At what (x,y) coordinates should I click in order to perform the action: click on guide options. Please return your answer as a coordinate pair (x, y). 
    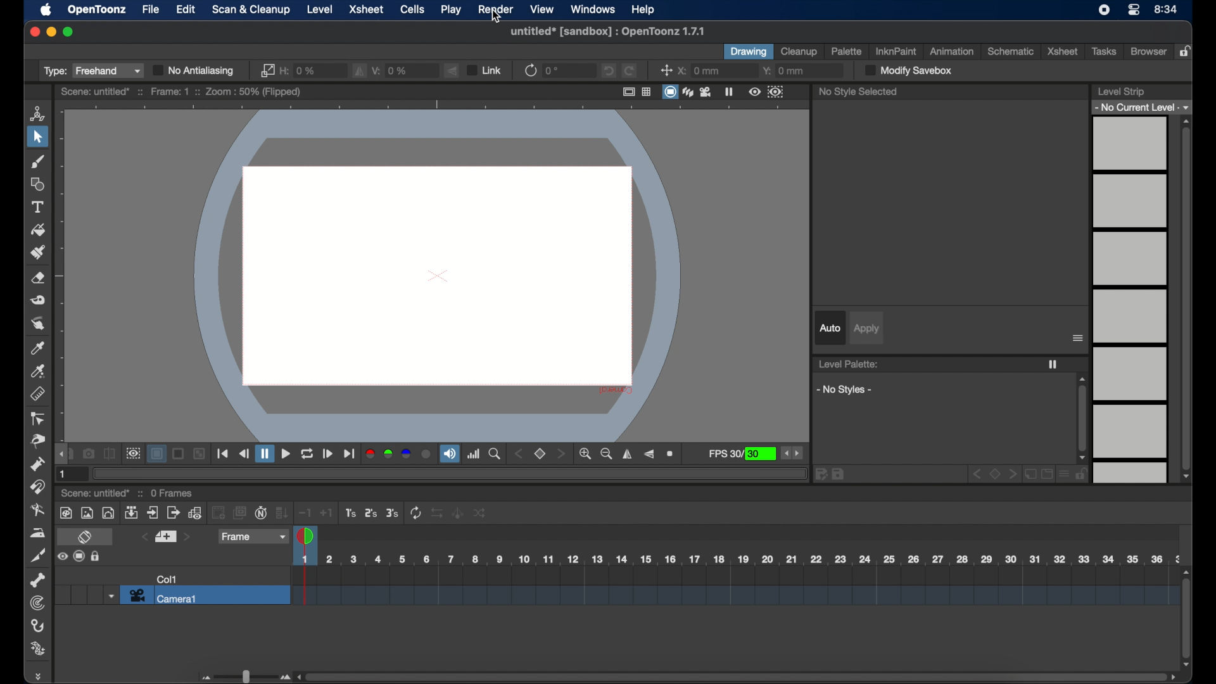
    Looking at the image, I should click on (638, 91).